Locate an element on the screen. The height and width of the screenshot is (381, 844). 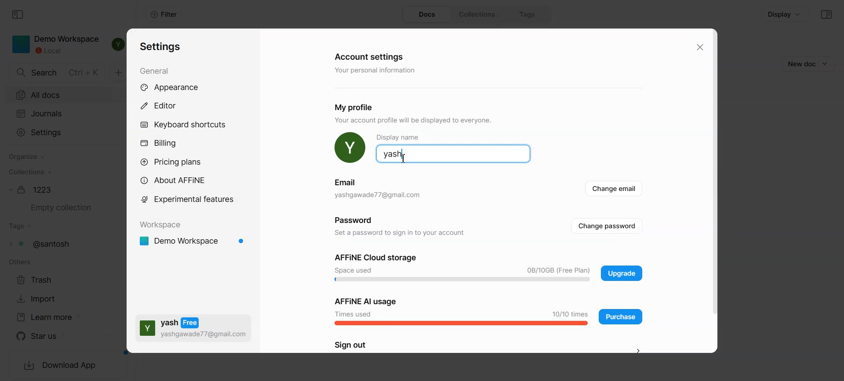
Space used bar is located at coordinates (462, 268).